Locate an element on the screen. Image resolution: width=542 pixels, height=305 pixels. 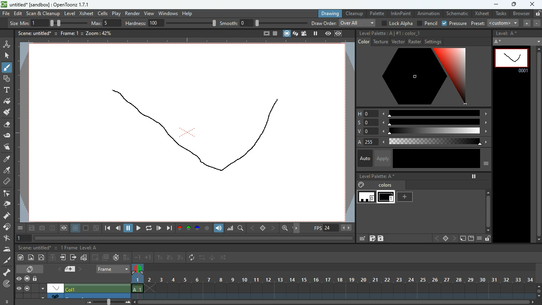
document is located at coordinates (71, 269).